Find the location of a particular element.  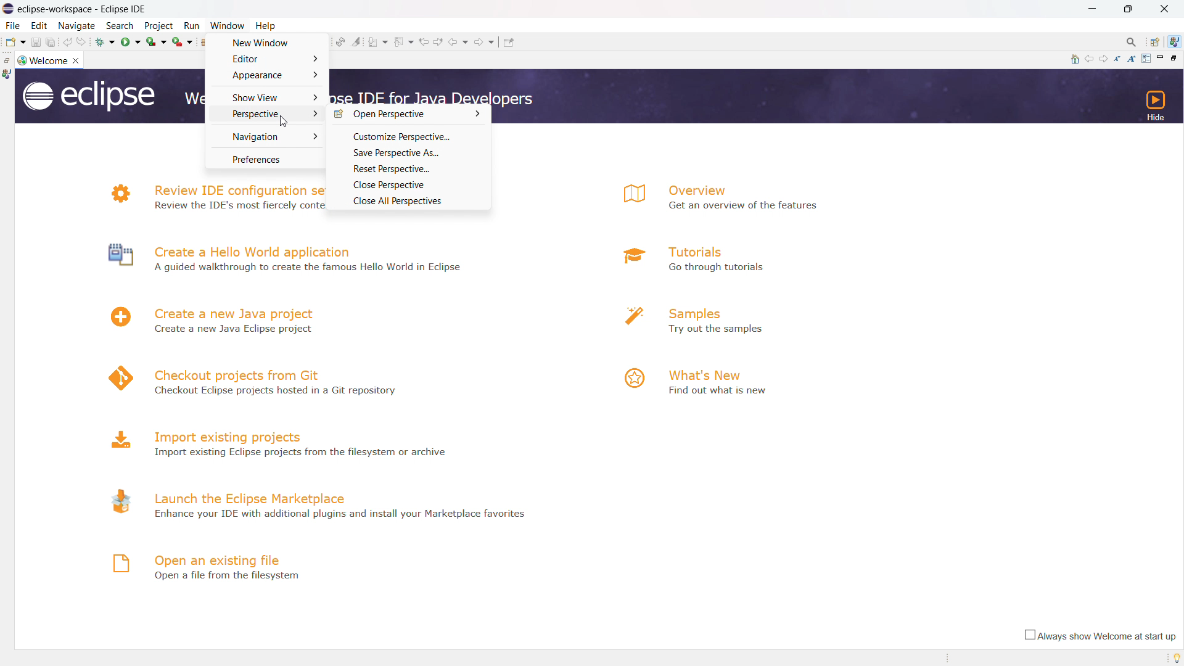

maximize is located at coordinates (1129, 9).